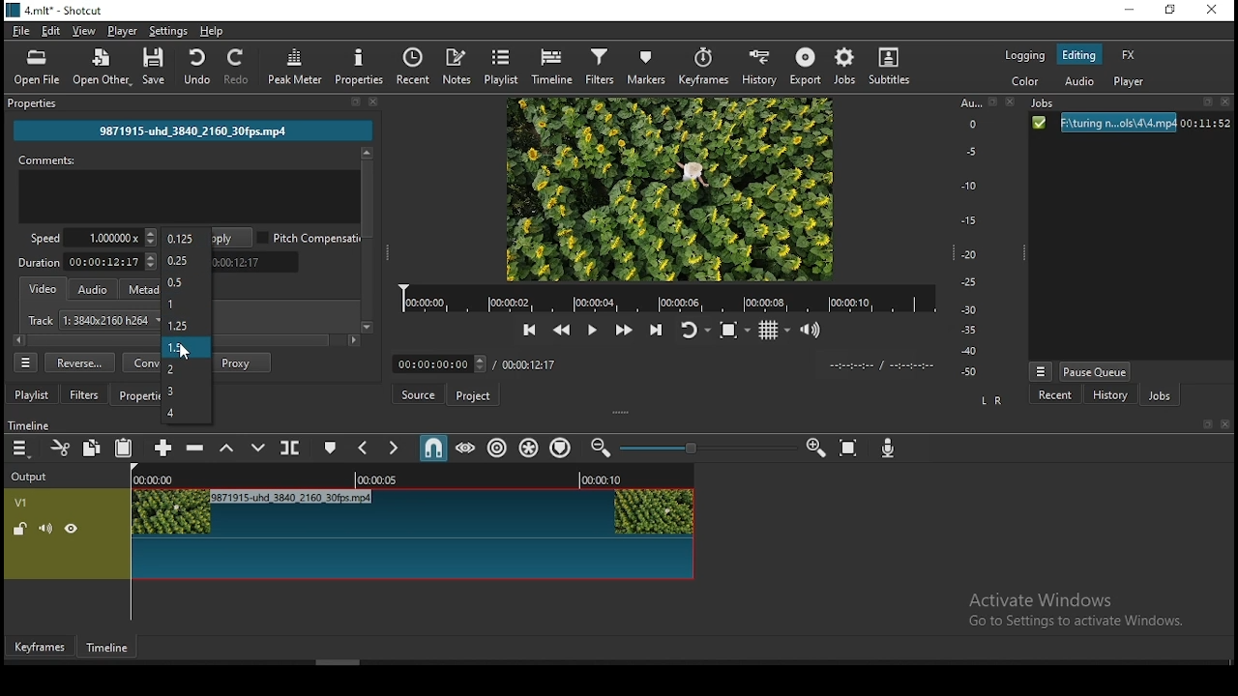 This screenshot has width=1238, height=696. What do you see at coordinates (603, 65) in the screenshot?
I see `filters` at bounding box center [603, 65].